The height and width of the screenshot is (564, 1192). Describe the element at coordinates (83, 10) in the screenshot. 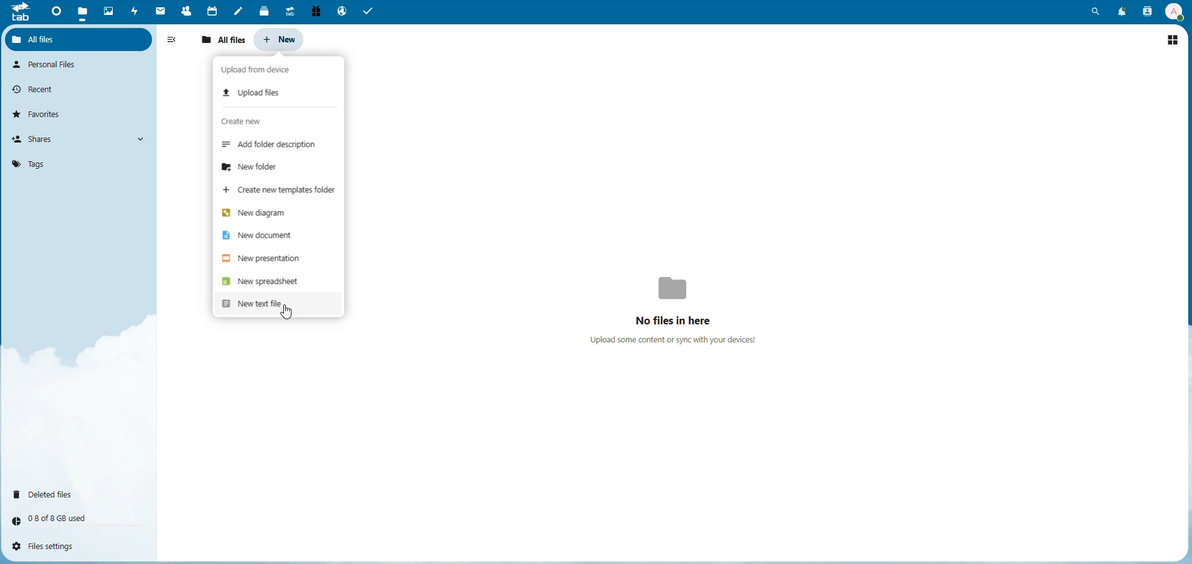

I see `file` at that location.